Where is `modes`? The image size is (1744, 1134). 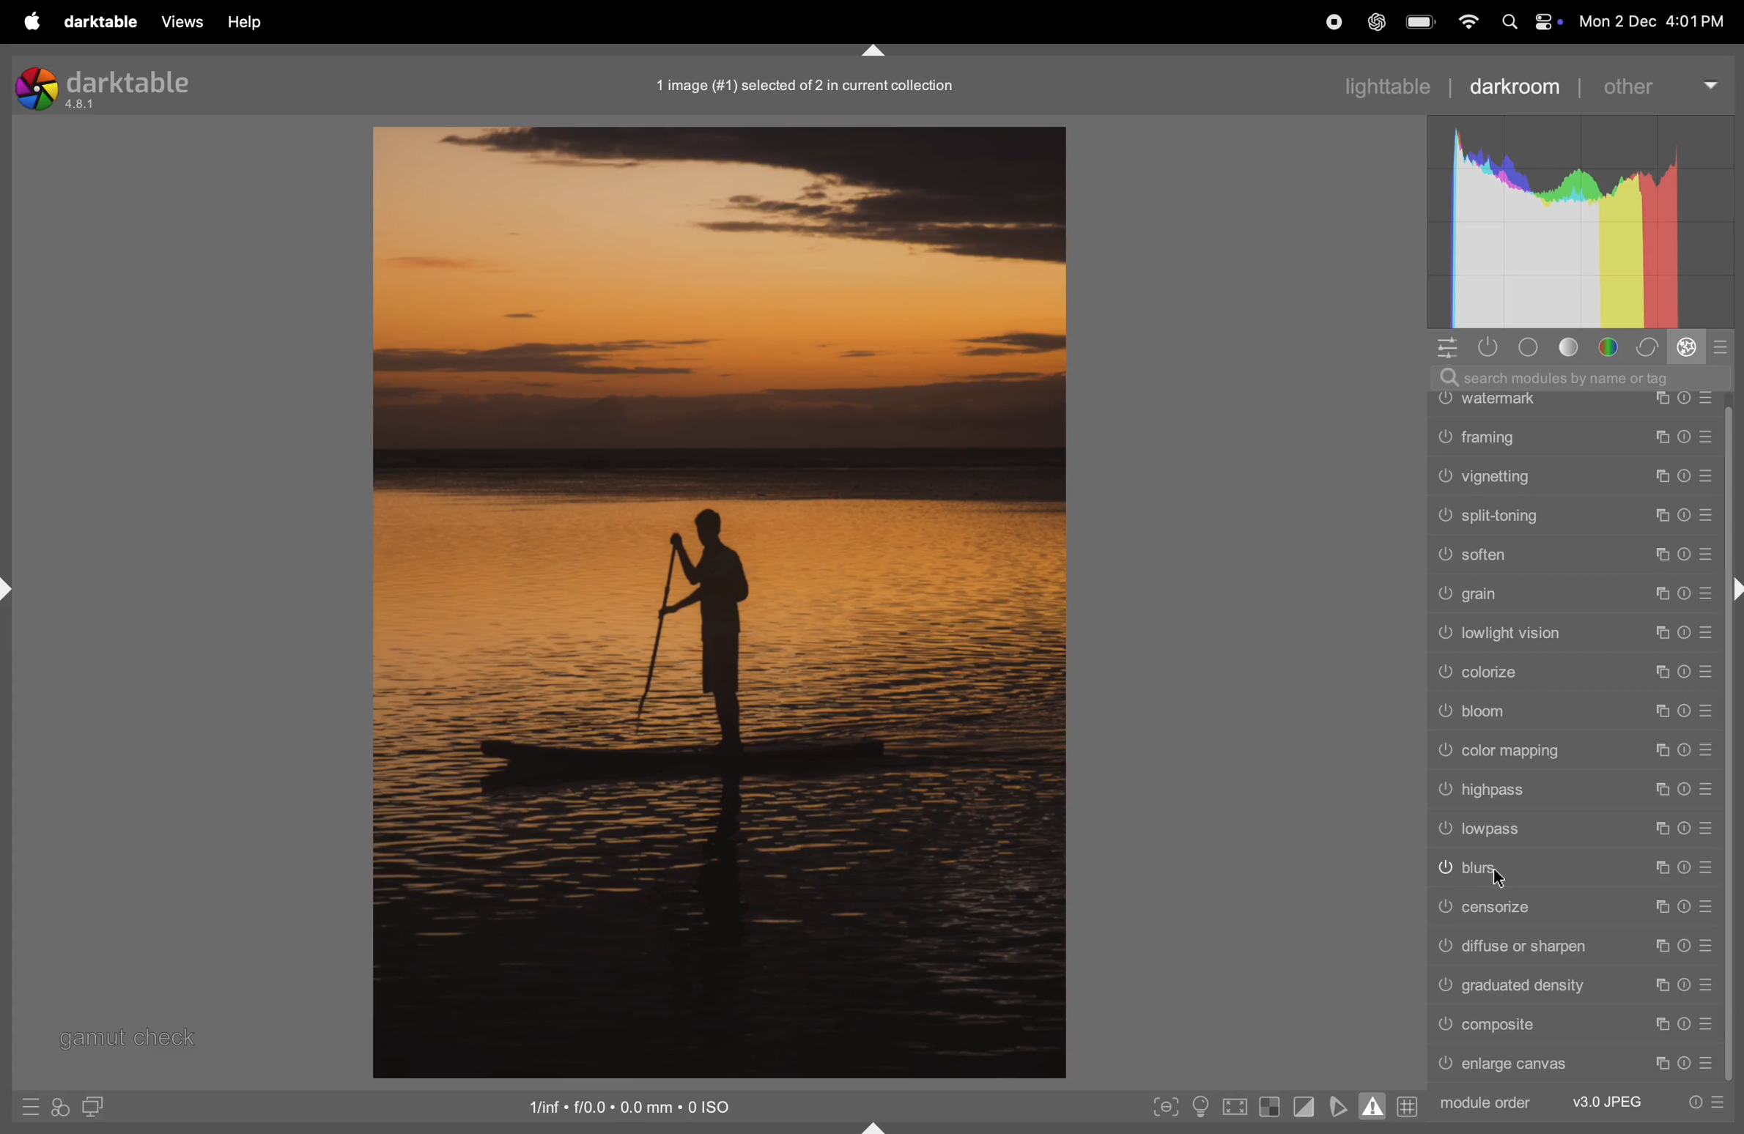 modes is located at coordinates (1725, 346).